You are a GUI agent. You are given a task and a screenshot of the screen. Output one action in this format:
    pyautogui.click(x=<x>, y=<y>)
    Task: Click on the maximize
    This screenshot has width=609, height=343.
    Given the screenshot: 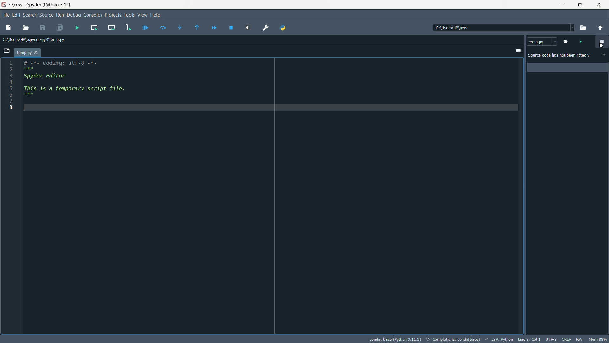 What is the action you would take?
    pyautogui.click(x=581, y=5)
    